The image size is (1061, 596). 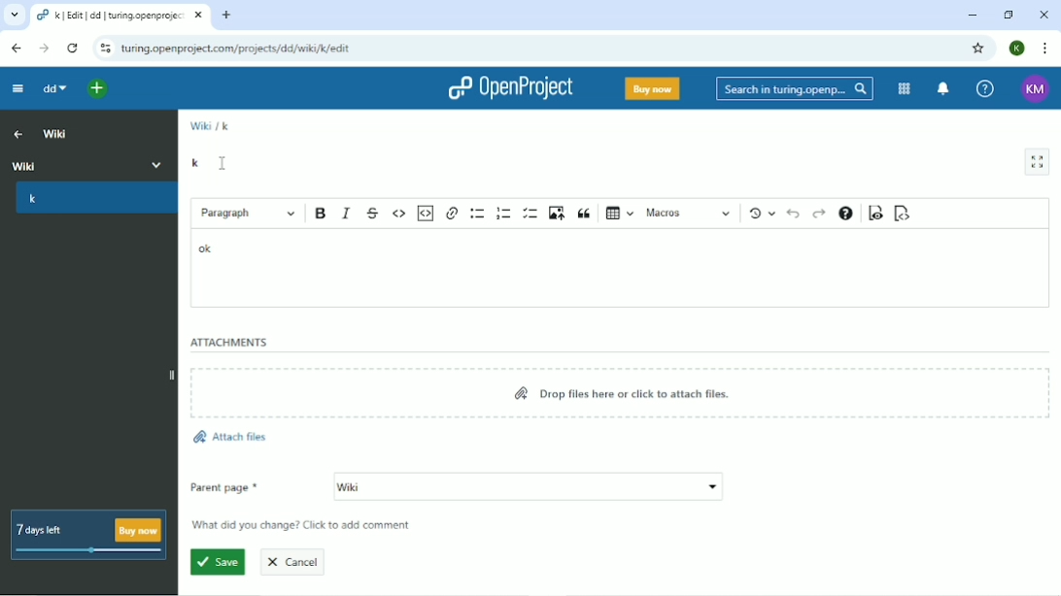 I want to click on Numbered list, so click(x=501, y=213).